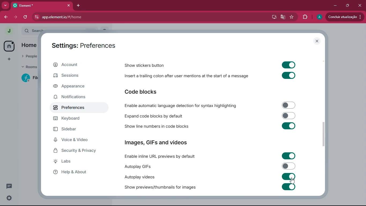 This screenshot has height=206, width=366. Describe the element at coordinates (9, 186) in the screenshot. I see `message` at that location.